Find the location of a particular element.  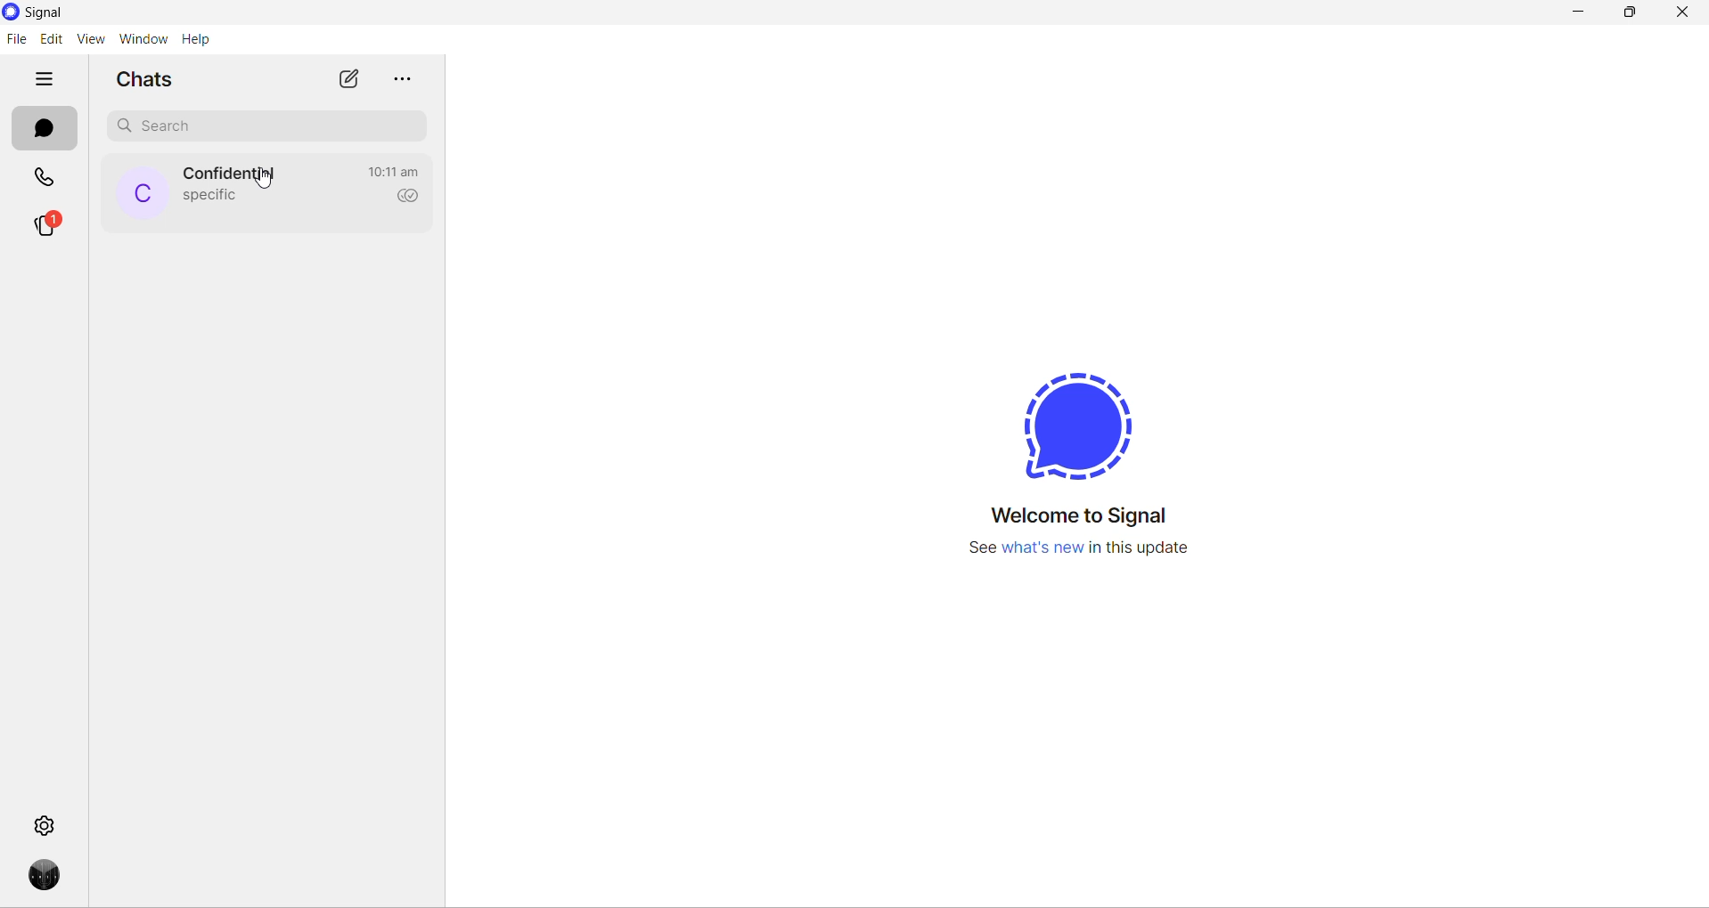

help is located at coordinates (196, 39).